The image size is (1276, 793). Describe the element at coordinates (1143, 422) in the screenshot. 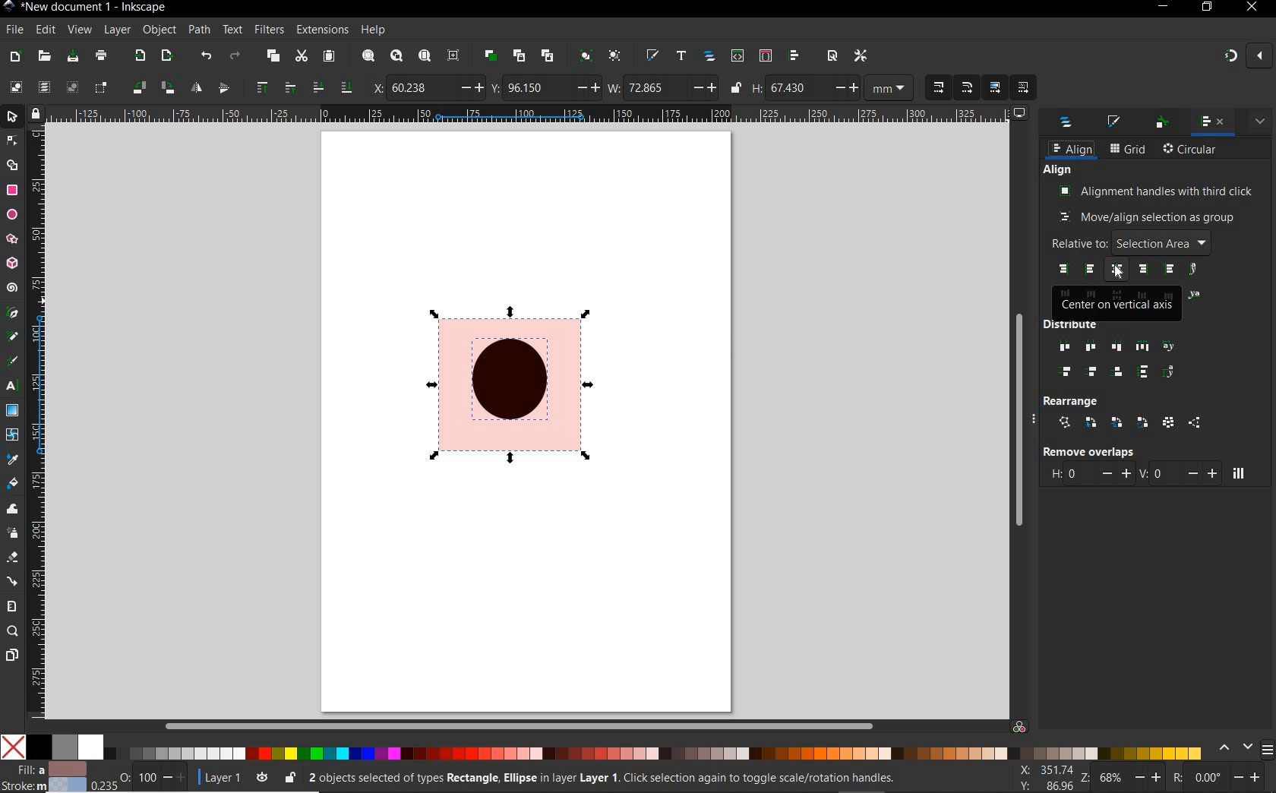

I see `EXCHANGE AROUND CENTER` at that location.